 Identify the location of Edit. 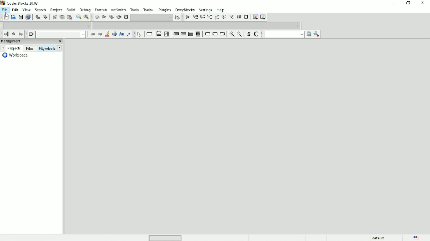
(15, 10).